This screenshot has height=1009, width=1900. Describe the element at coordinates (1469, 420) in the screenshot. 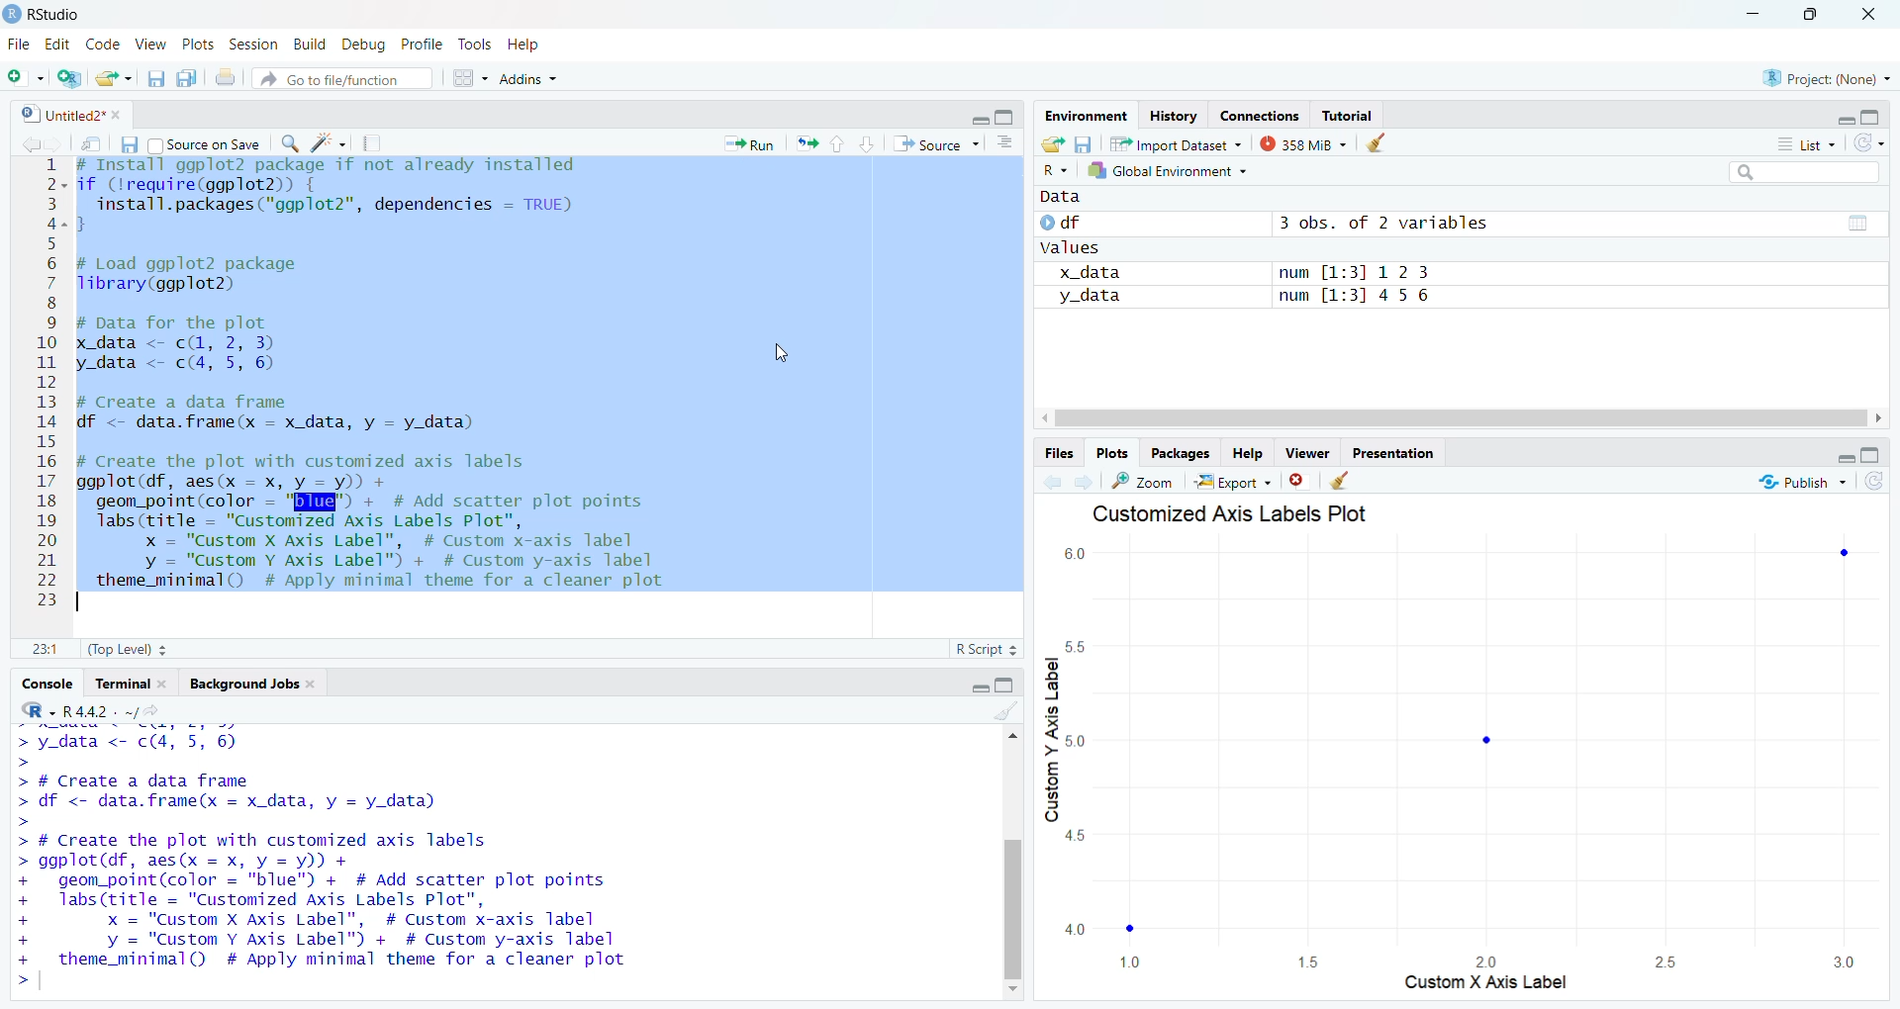

I see `scroll bar` at that location.